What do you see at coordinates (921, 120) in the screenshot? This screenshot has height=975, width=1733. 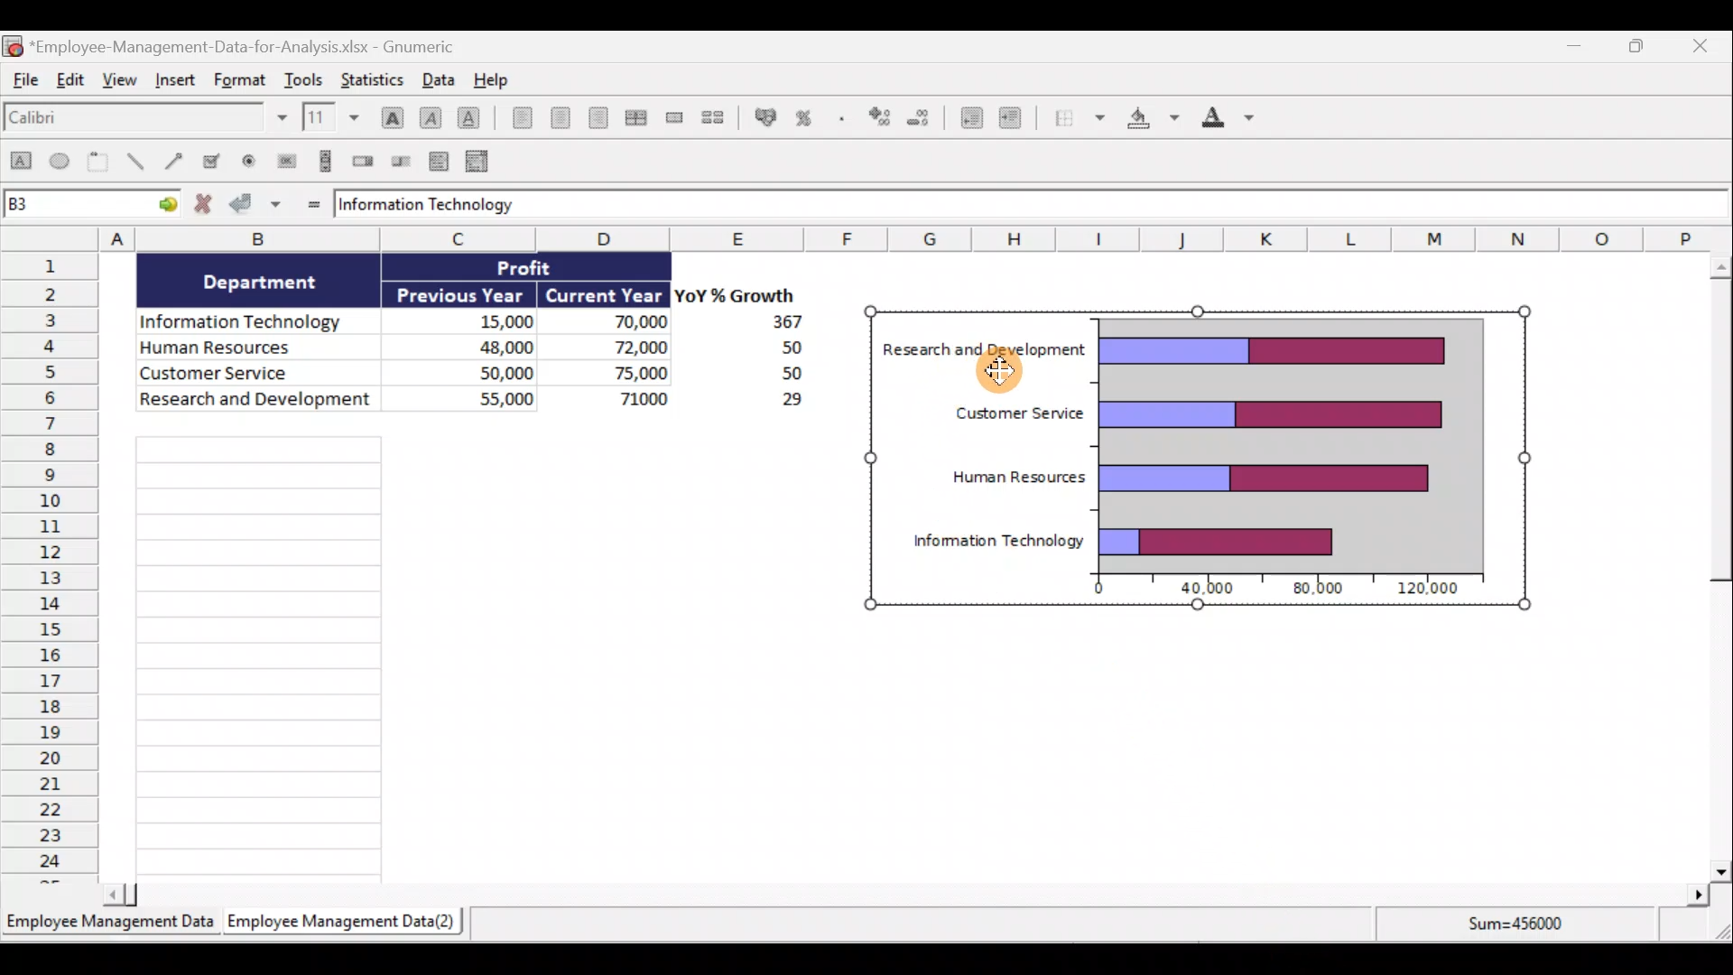 I see `Decrease decimals` at bounding box center [921, 120].